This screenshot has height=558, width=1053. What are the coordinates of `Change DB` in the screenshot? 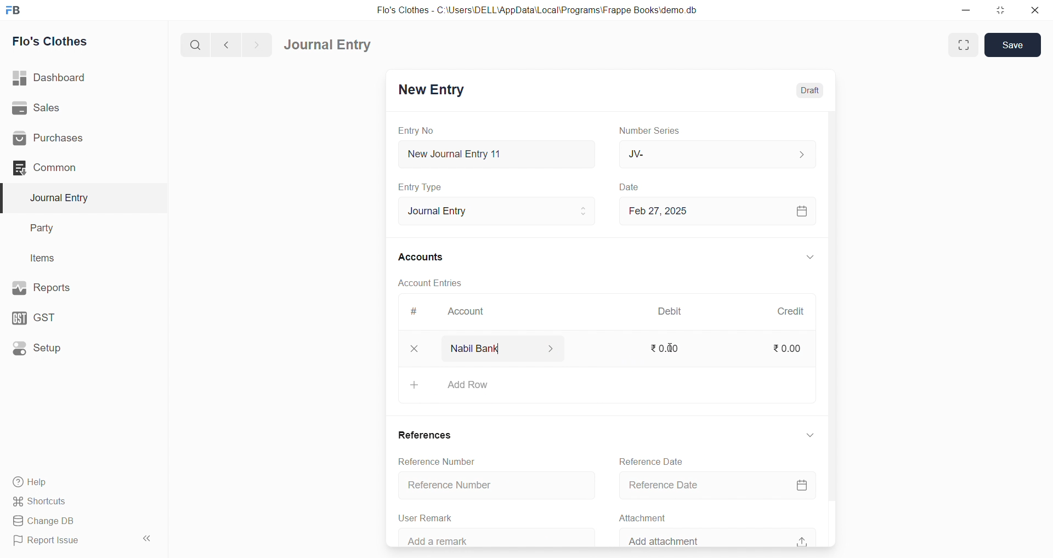 It's located at (68, 520).